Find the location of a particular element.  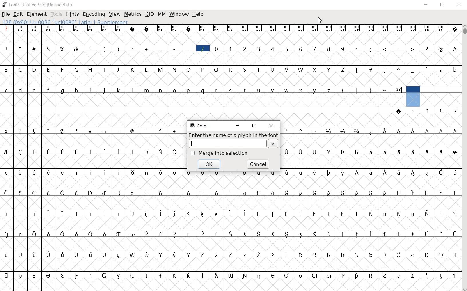

Symbol is located at coordinates (329, 214).